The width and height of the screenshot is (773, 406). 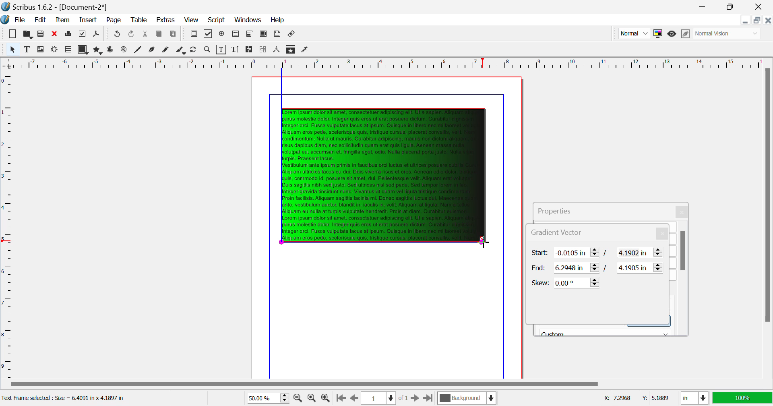 What do you see at coordinates (663, 234) in the screenshot?
I see `Close` at bounding box center [663, 234].